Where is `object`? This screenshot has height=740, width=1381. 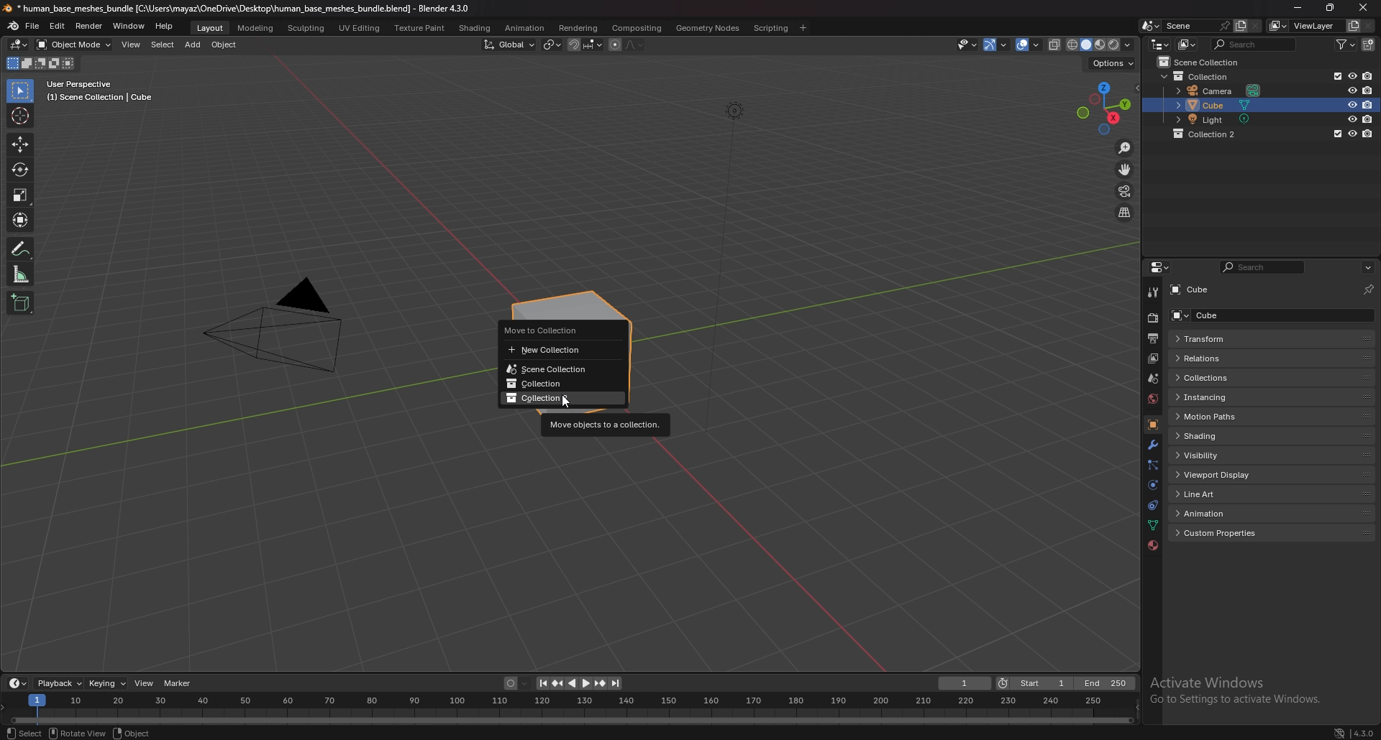
object is located at coordinates (1153, 425).